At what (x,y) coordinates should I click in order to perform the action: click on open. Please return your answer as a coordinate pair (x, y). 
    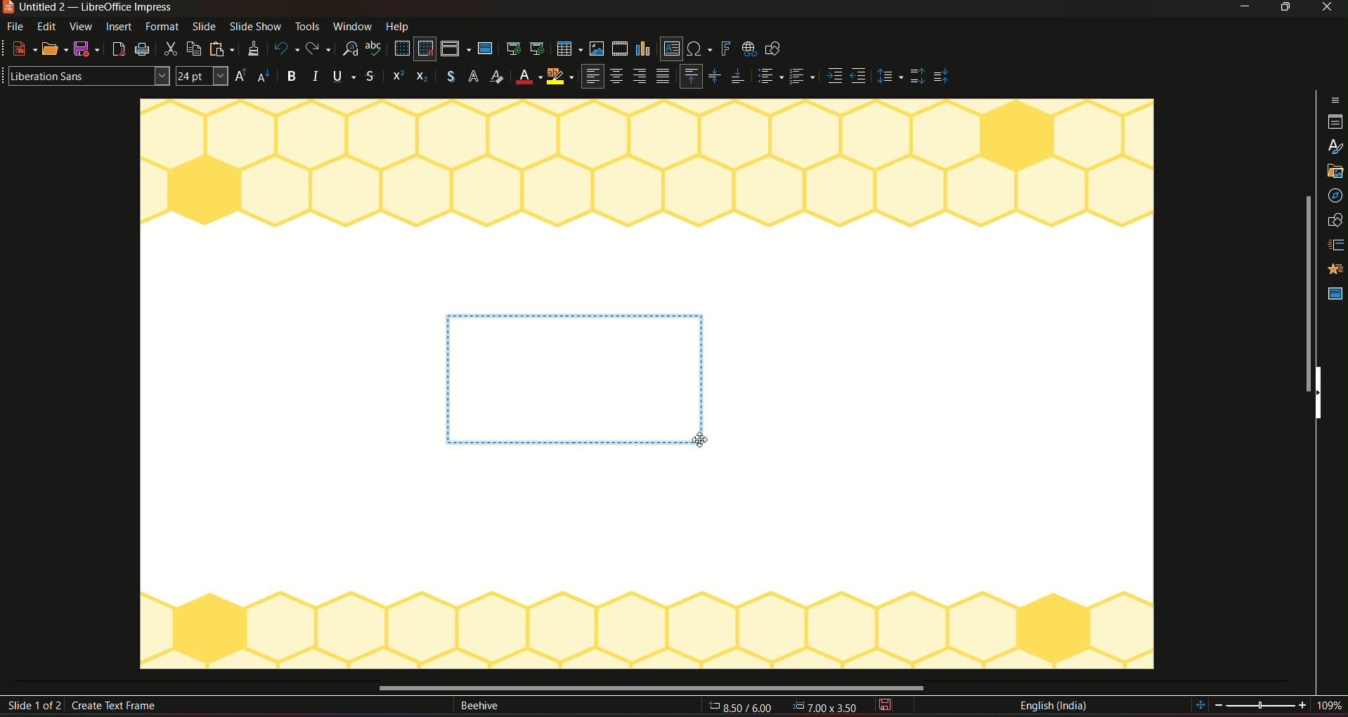
    Looking at the image, I should click on (56, 47).